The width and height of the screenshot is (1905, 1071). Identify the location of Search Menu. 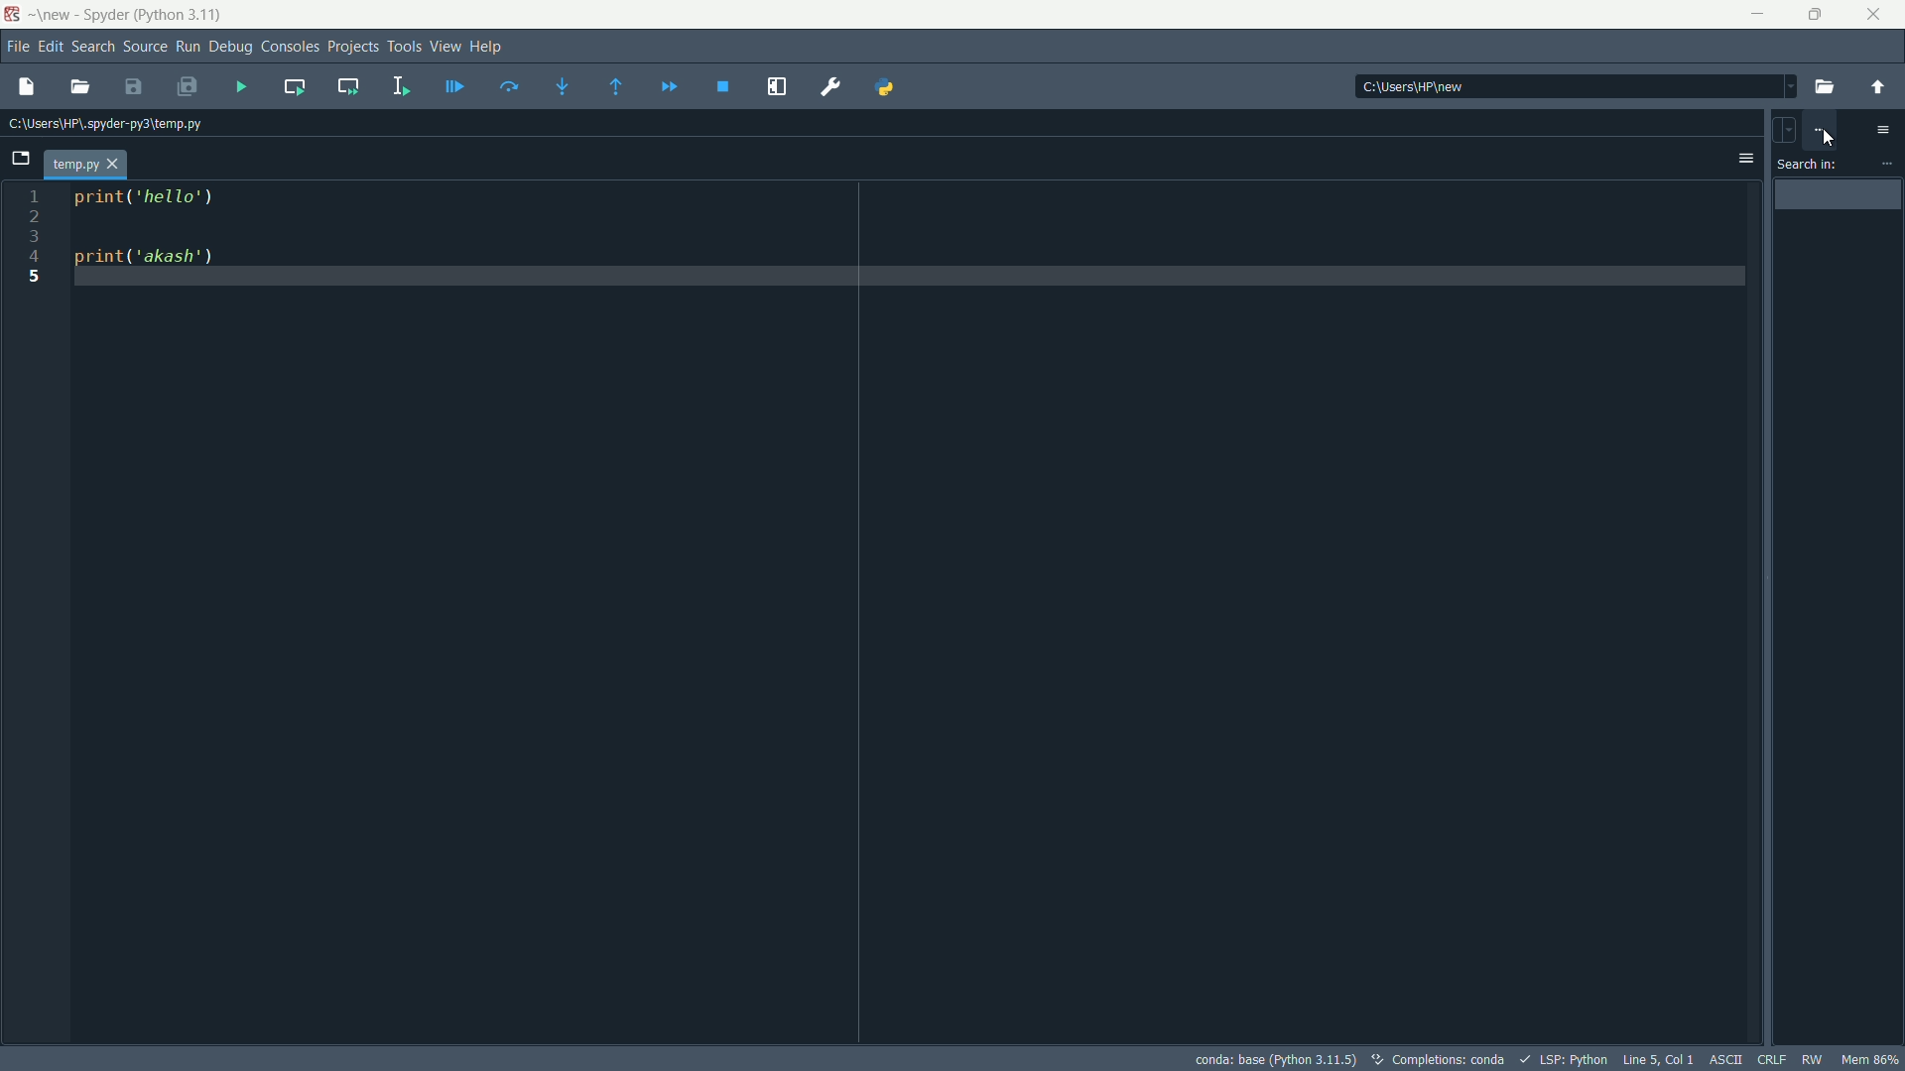
(90, 45).